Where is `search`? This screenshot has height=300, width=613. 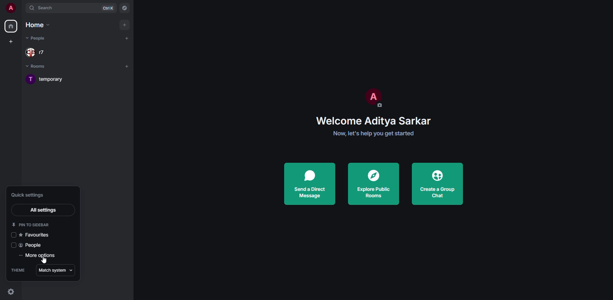 search is located at coordinates (46, 7).